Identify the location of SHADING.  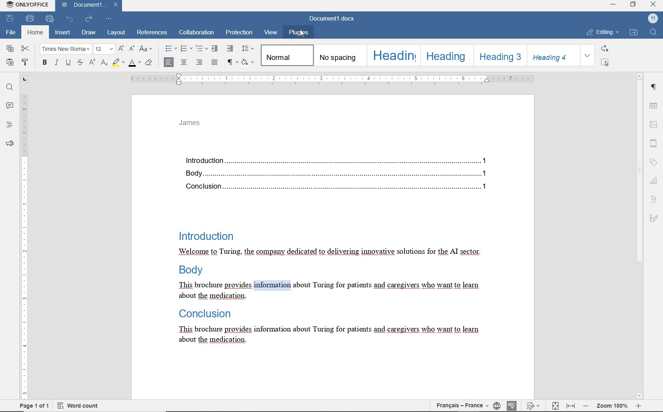
(248, 62).